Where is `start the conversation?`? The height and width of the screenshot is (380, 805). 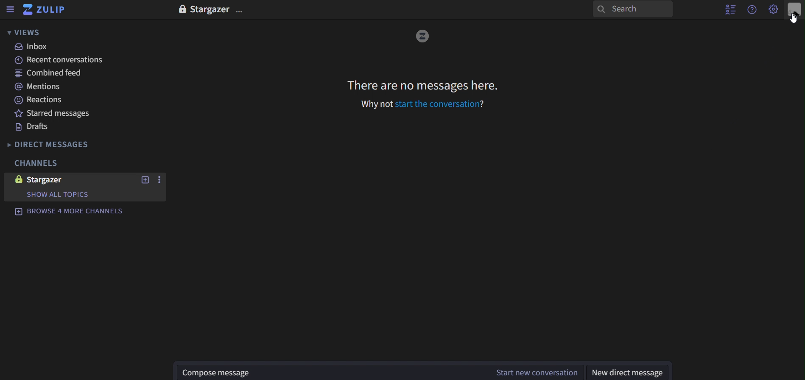 start the conversation? is located at coordinates (442, 104).